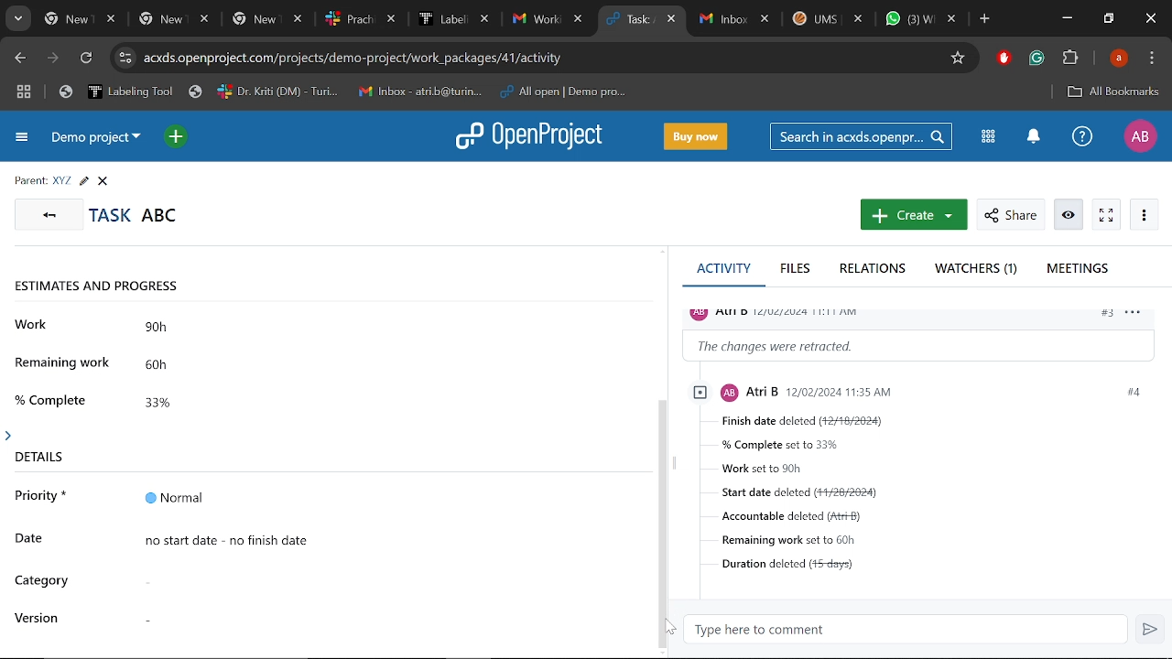 Image resolution: width=1172 pixels, height=659 pixels. I want to click on scrollbar, so click(665, 521).